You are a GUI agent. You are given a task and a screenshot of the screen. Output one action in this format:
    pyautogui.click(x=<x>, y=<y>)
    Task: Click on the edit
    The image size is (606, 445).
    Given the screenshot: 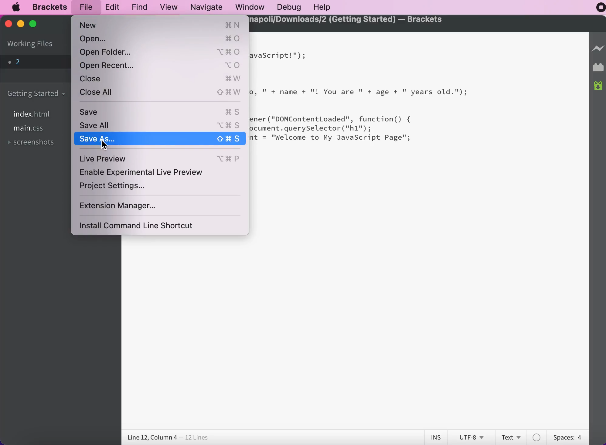 What is the action you would take?
    pyautogui.click(x=110, y=6)
    